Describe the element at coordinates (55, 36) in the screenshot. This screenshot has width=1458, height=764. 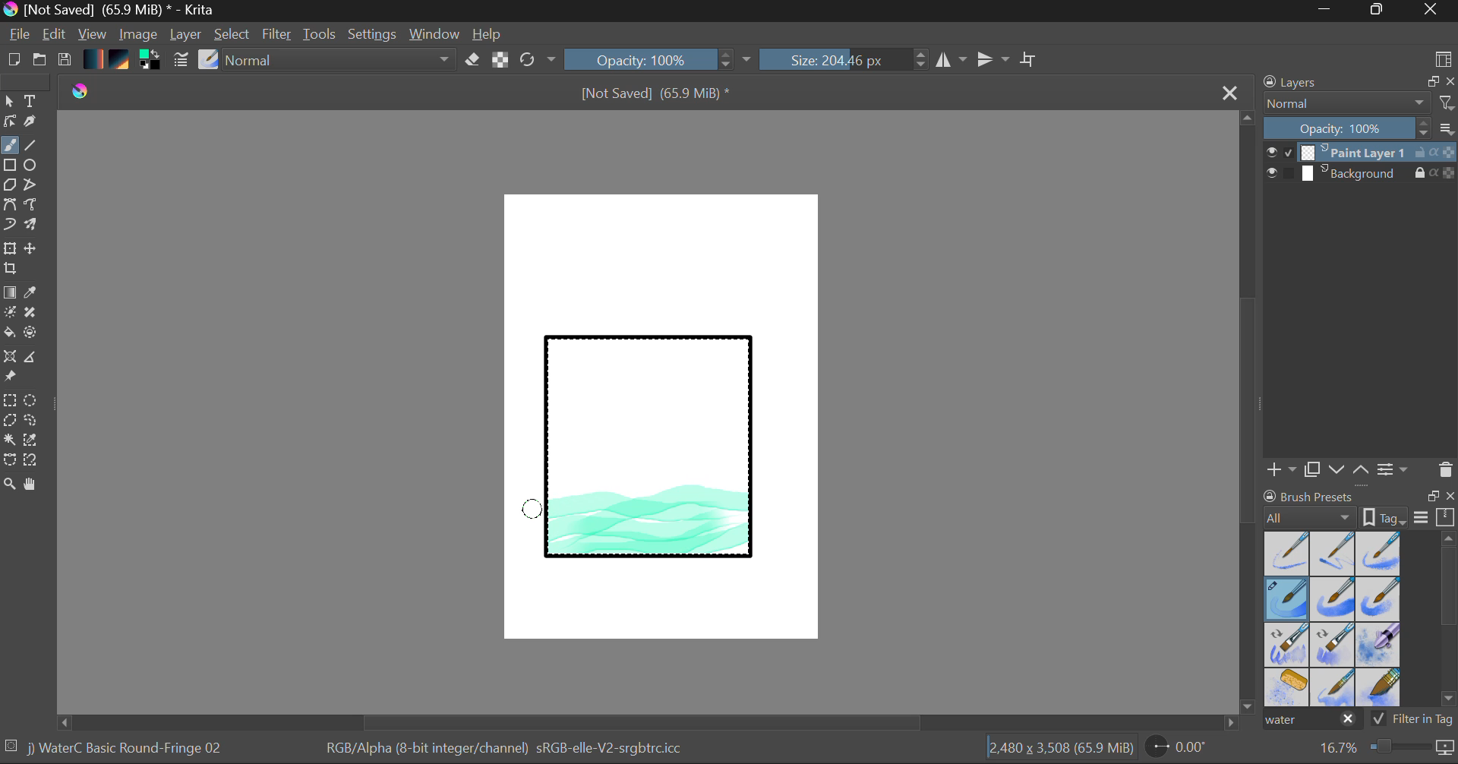
I see `Edit` at that location.